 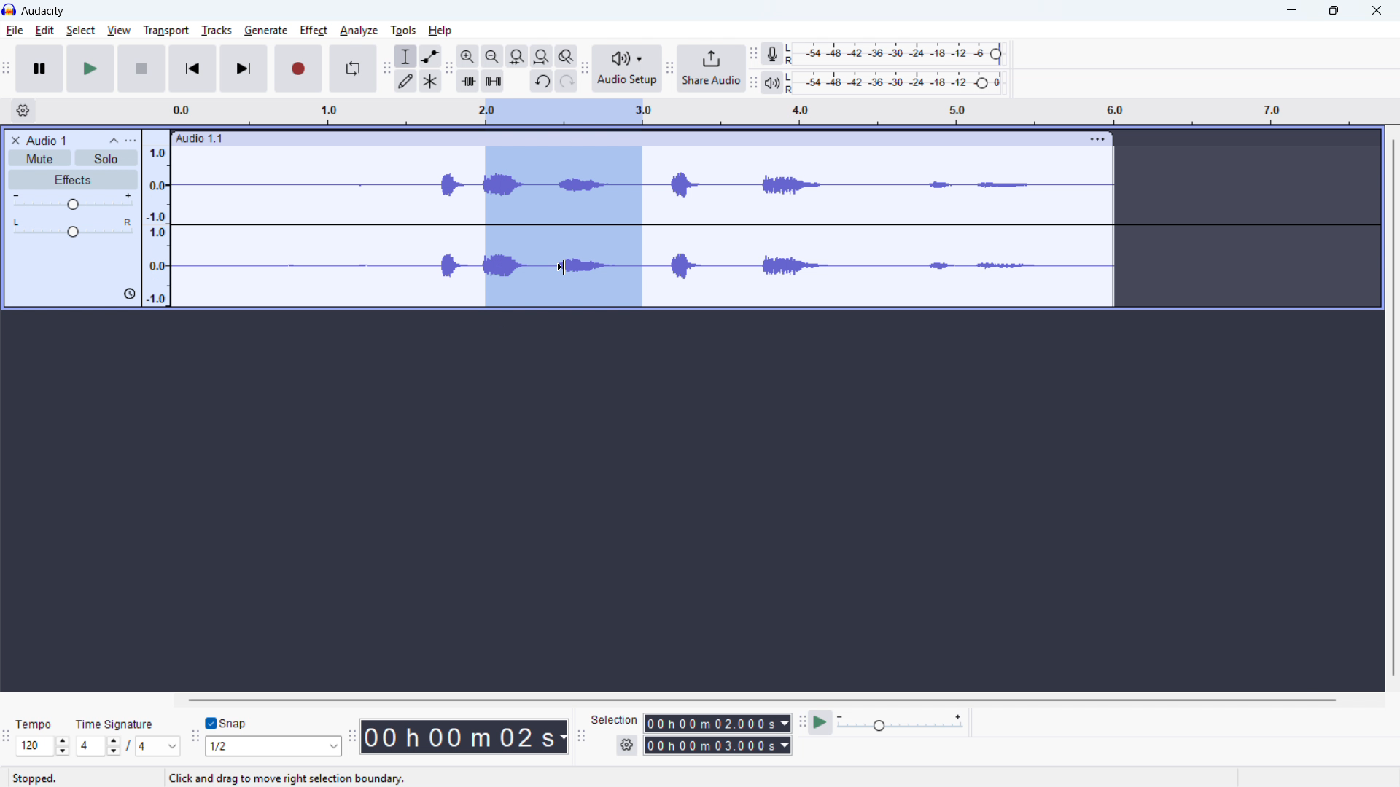 What do you see at coordinates (821, 722) in the screenshot?
I see `Play at speed ` at bounding box center [821, 722].